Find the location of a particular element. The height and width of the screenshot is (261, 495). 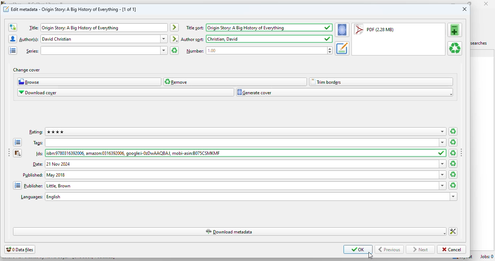

saved is located at coordinates (328, 39).